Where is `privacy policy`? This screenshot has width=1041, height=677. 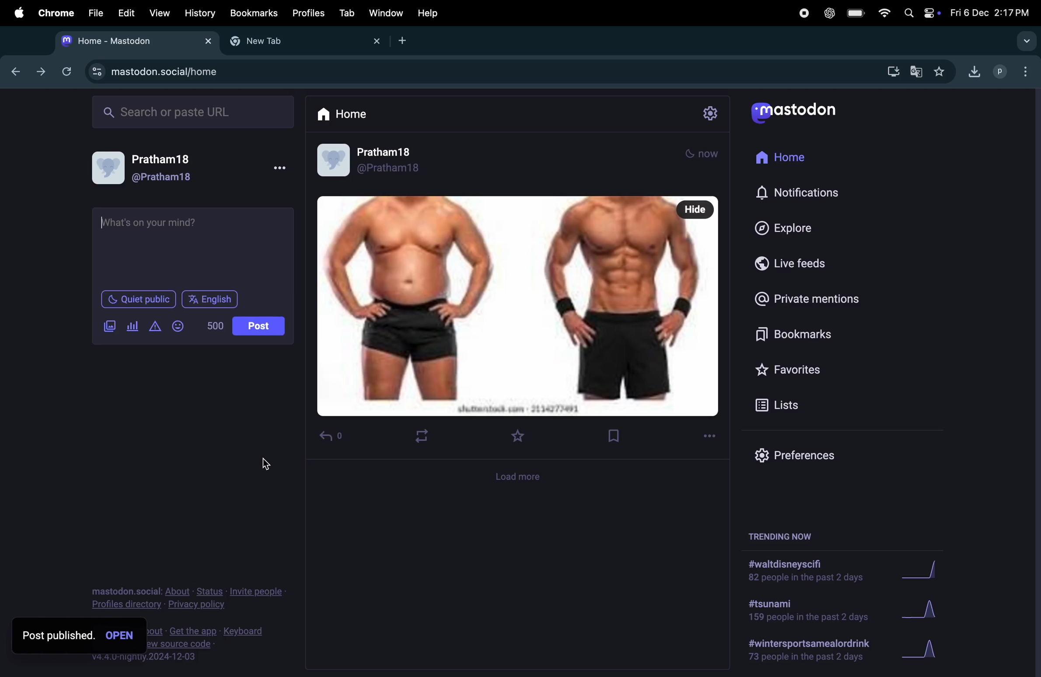 privacy policy is located at coordinates (188, 596).